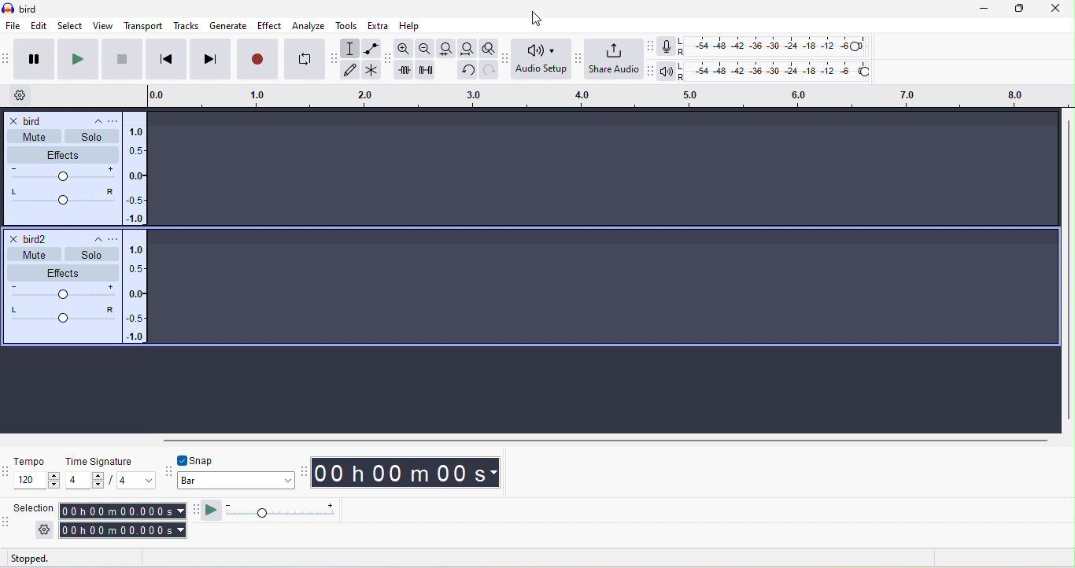  What do you see at coordinates (122, 511) in the screenshot?
I see `00 h 00 m 00.000 s` at bounding box center [122, 511].